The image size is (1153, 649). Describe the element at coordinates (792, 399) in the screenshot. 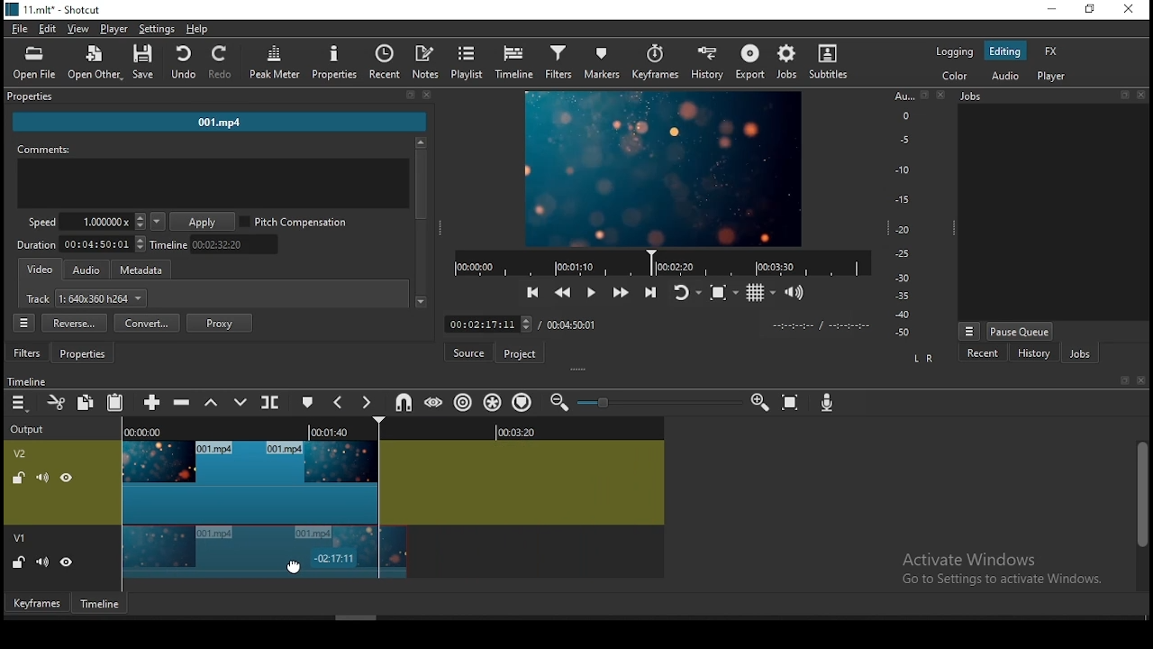

I see `zoom timeline to fit` at that location.